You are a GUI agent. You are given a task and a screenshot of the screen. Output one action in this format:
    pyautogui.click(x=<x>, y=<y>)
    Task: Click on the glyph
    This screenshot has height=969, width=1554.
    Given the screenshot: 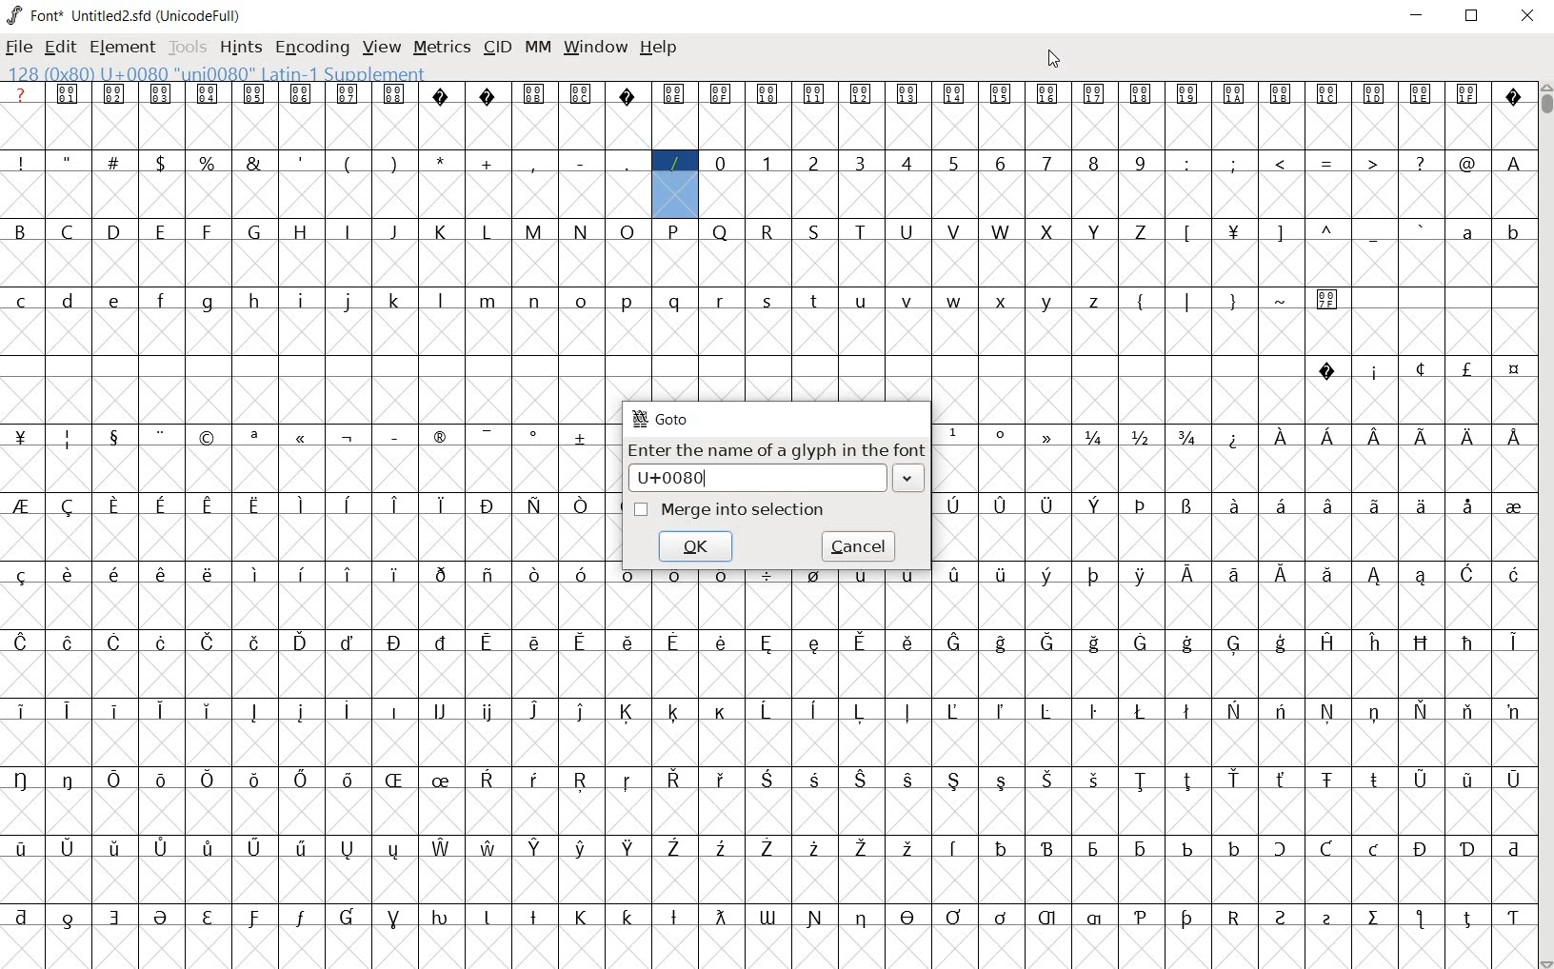 What is the action you would take?
    pyautogui.click(x=531, y=164)
    